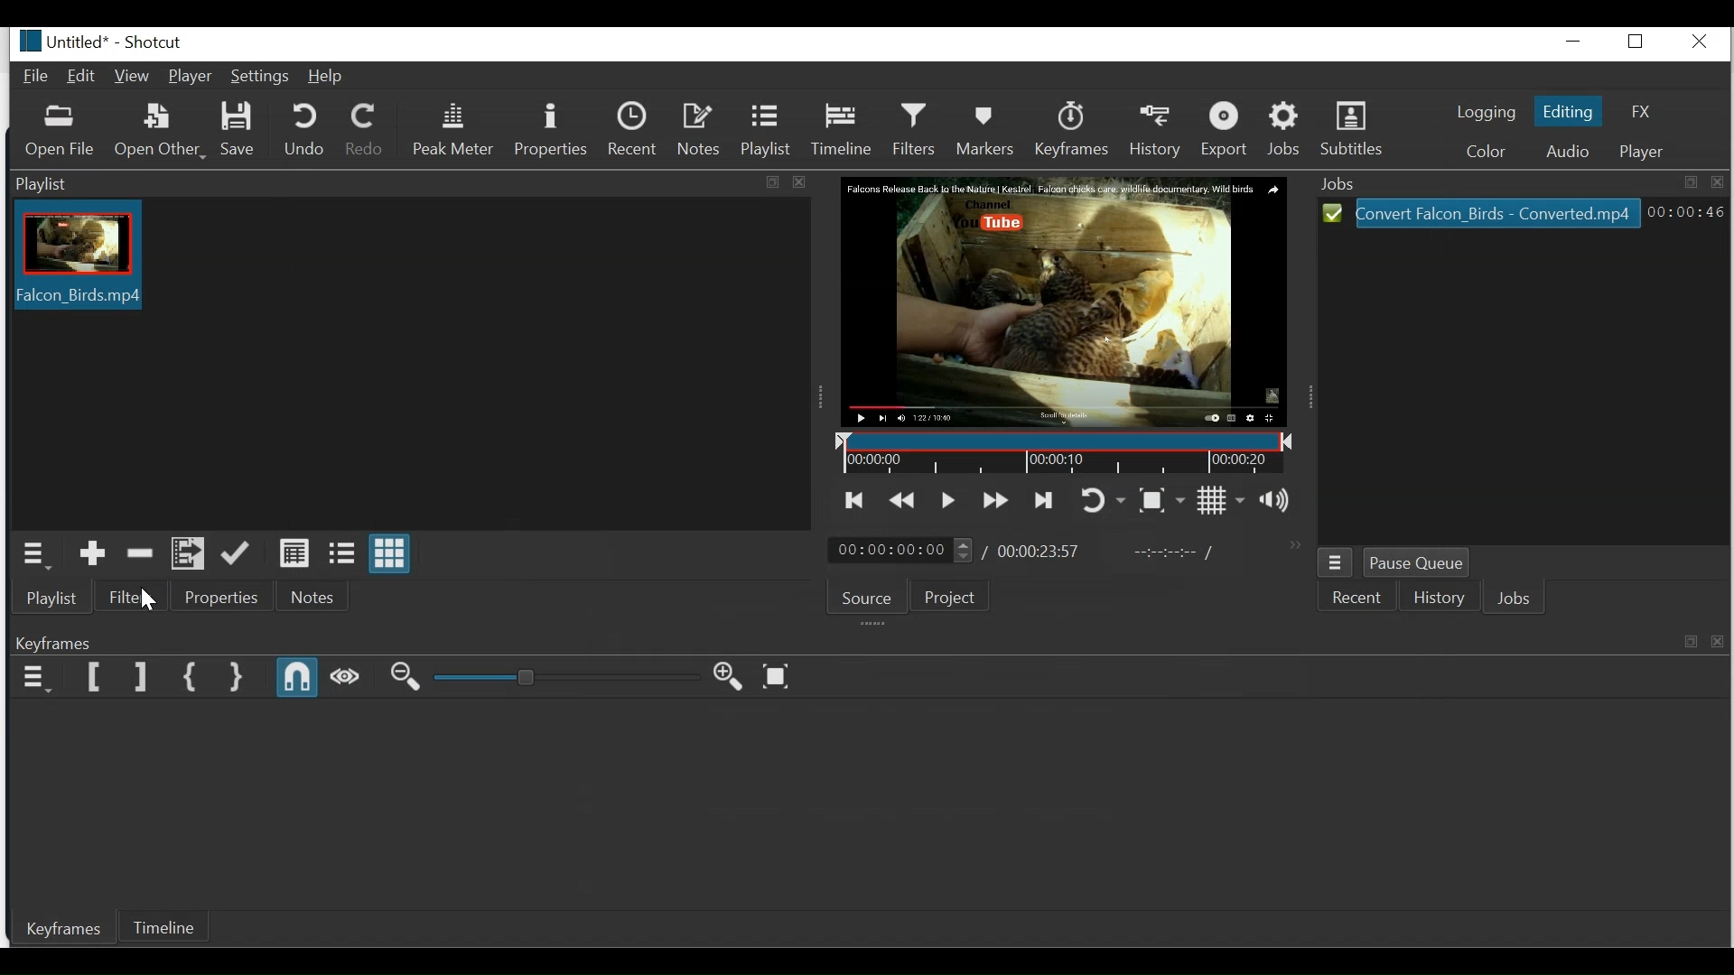  I want to click on Set Filter First, so click(95, 678).